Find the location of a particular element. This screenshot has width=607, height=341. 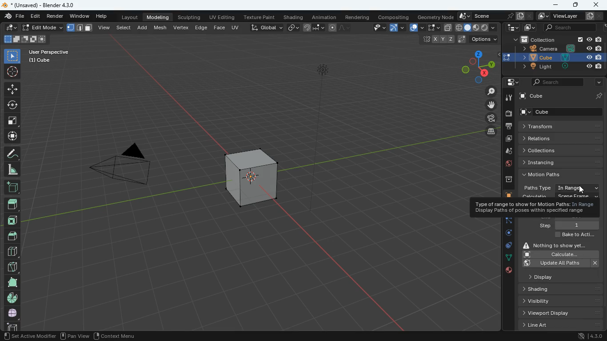

move is located at coordinates (12, 89).